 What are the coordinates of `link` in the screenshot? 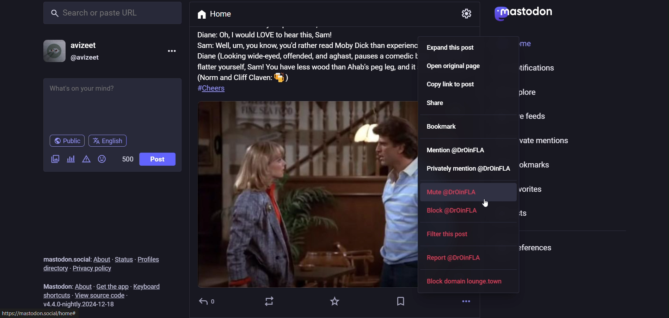 It's located at (39, 313).